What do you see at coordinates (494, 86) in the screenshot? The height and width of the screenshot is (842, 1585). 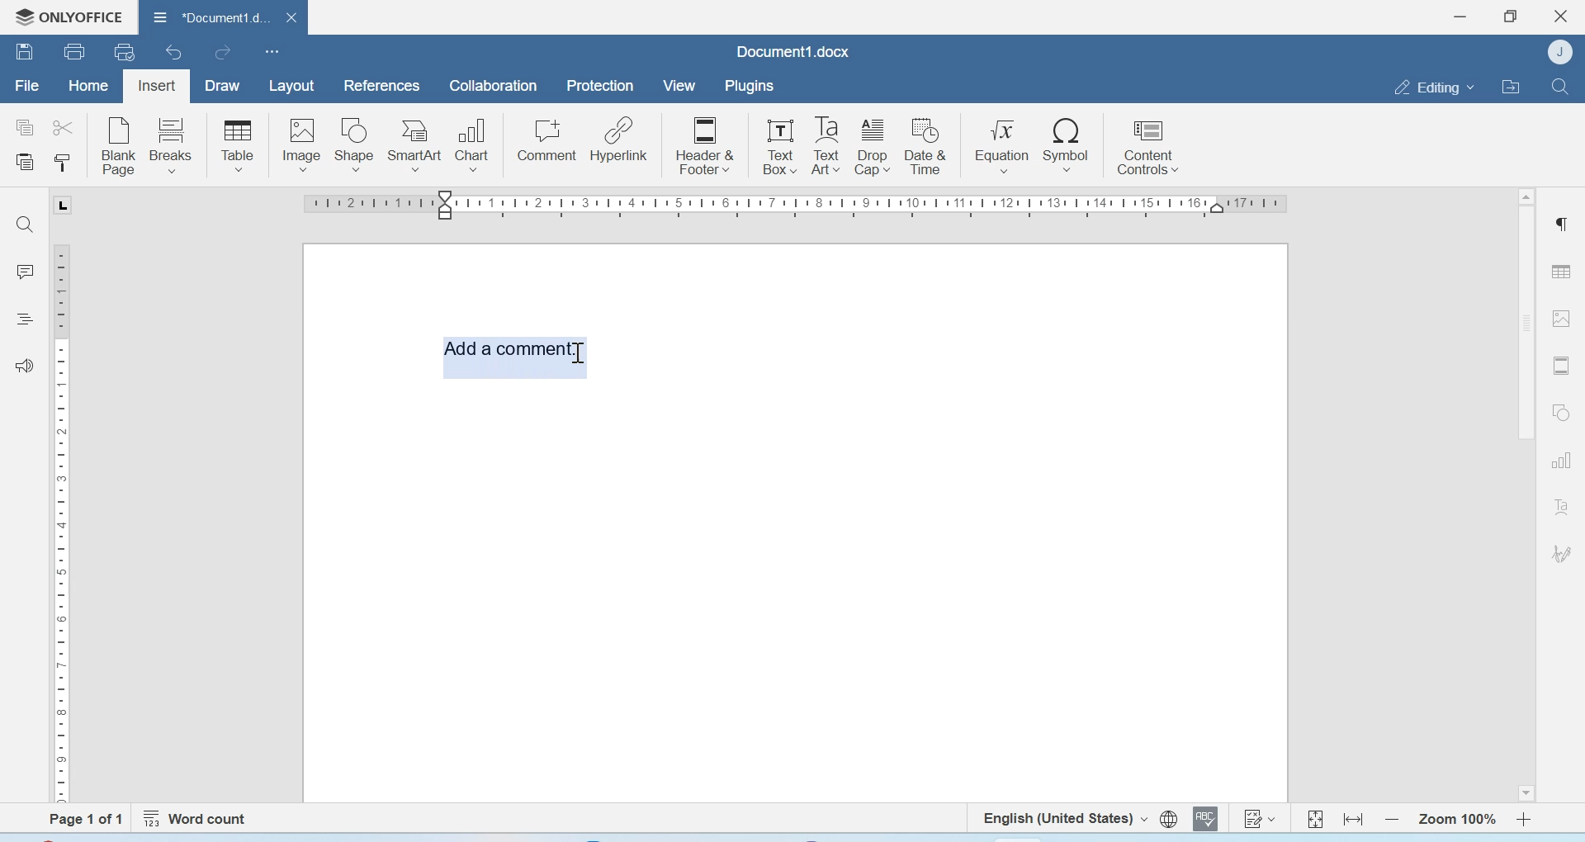 I see `Collaboration` at bounding box center [494, 86].